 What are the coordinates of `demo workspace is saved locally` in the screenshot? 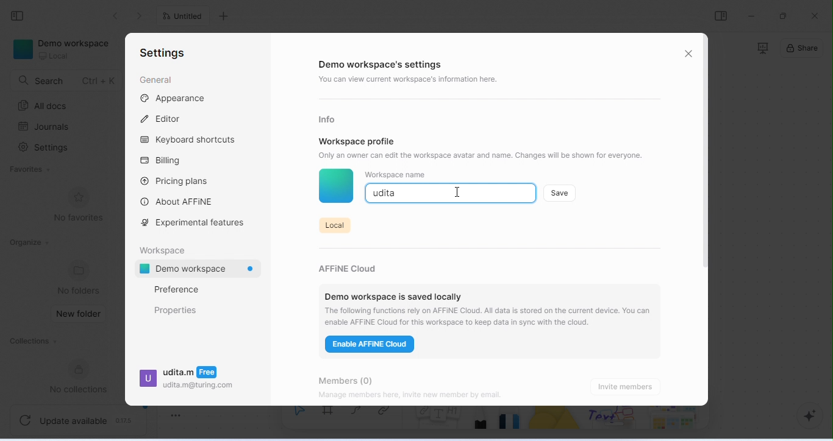 It's located at (393, 293).